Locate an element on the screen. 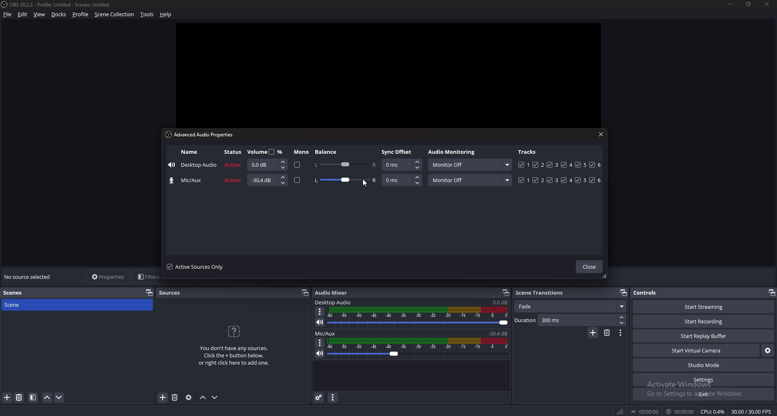 This screenshot has width=777, height=416. status is located at coordinates (233, 166).